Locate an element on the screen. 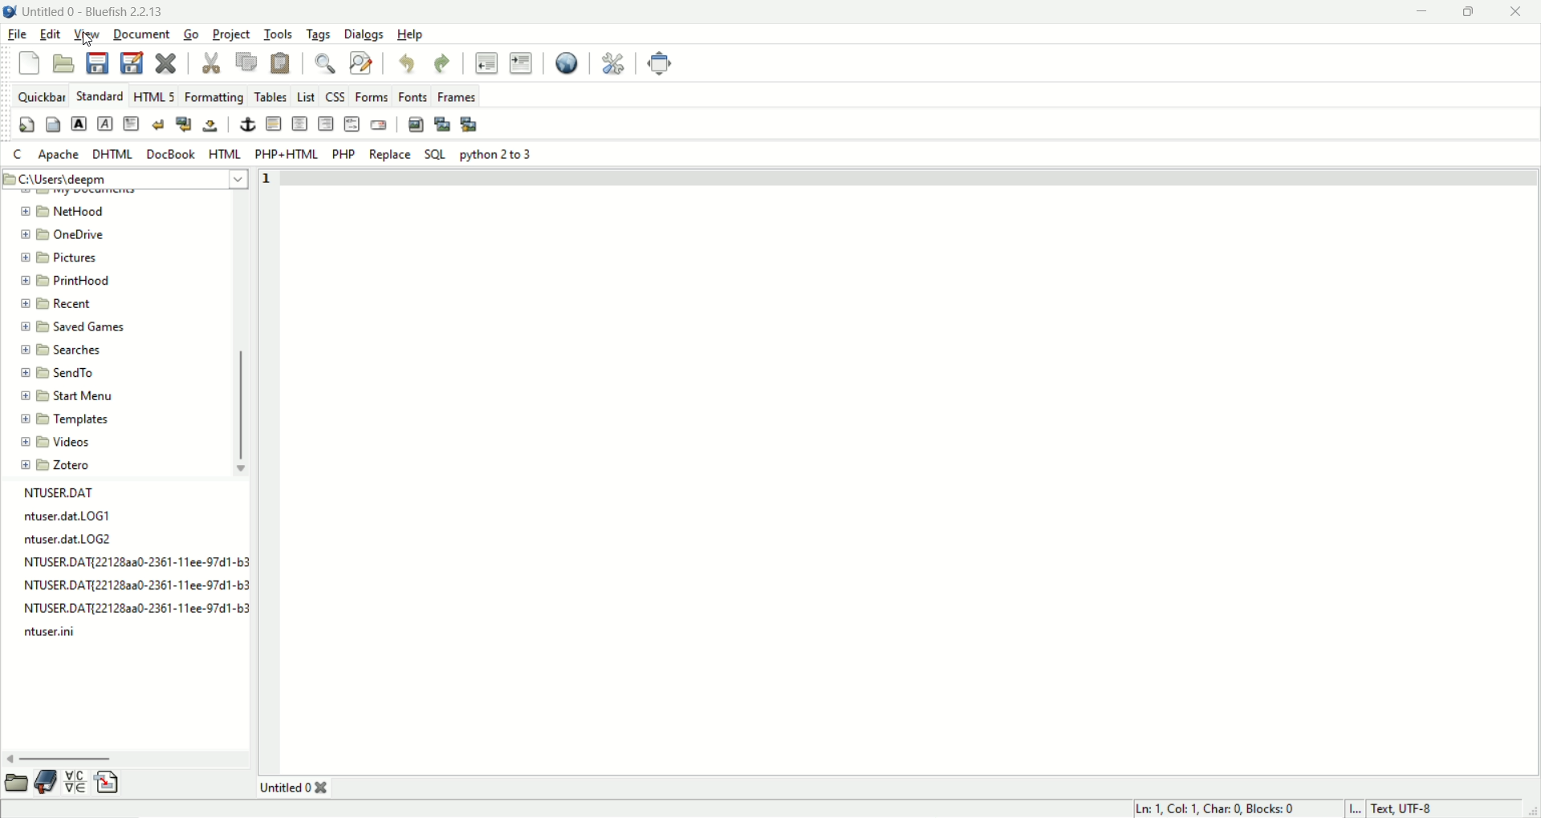 This screenshot has height=818, width=1541. zotero is located at coordinates (59, 465).